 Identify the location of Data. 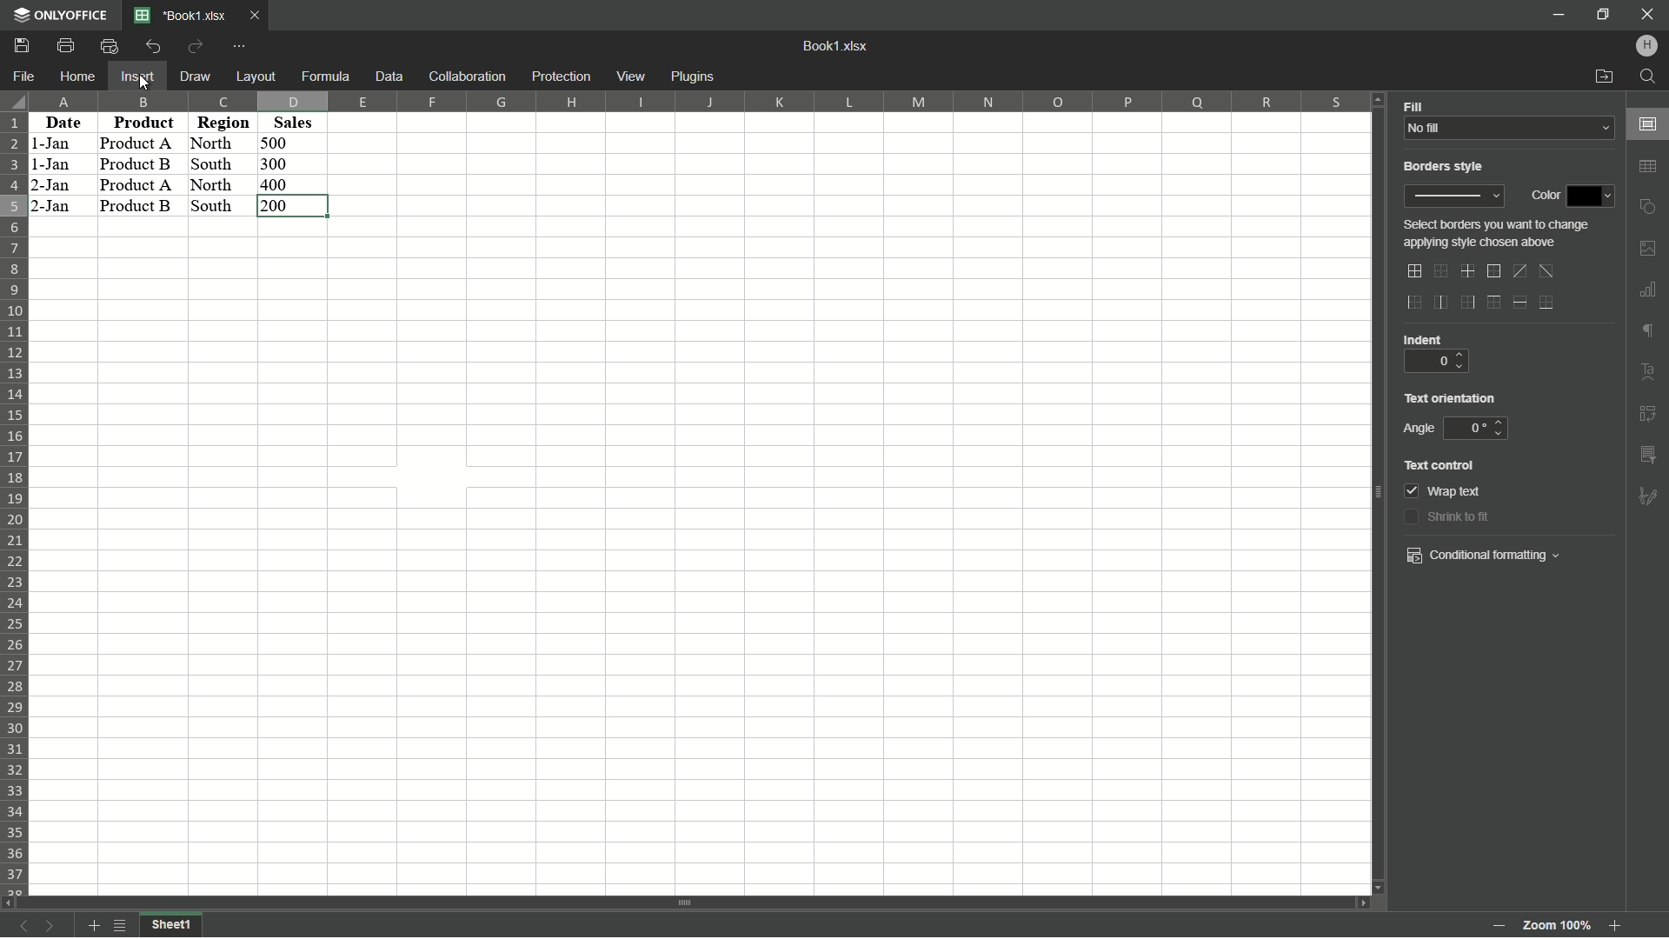
(386, 76).